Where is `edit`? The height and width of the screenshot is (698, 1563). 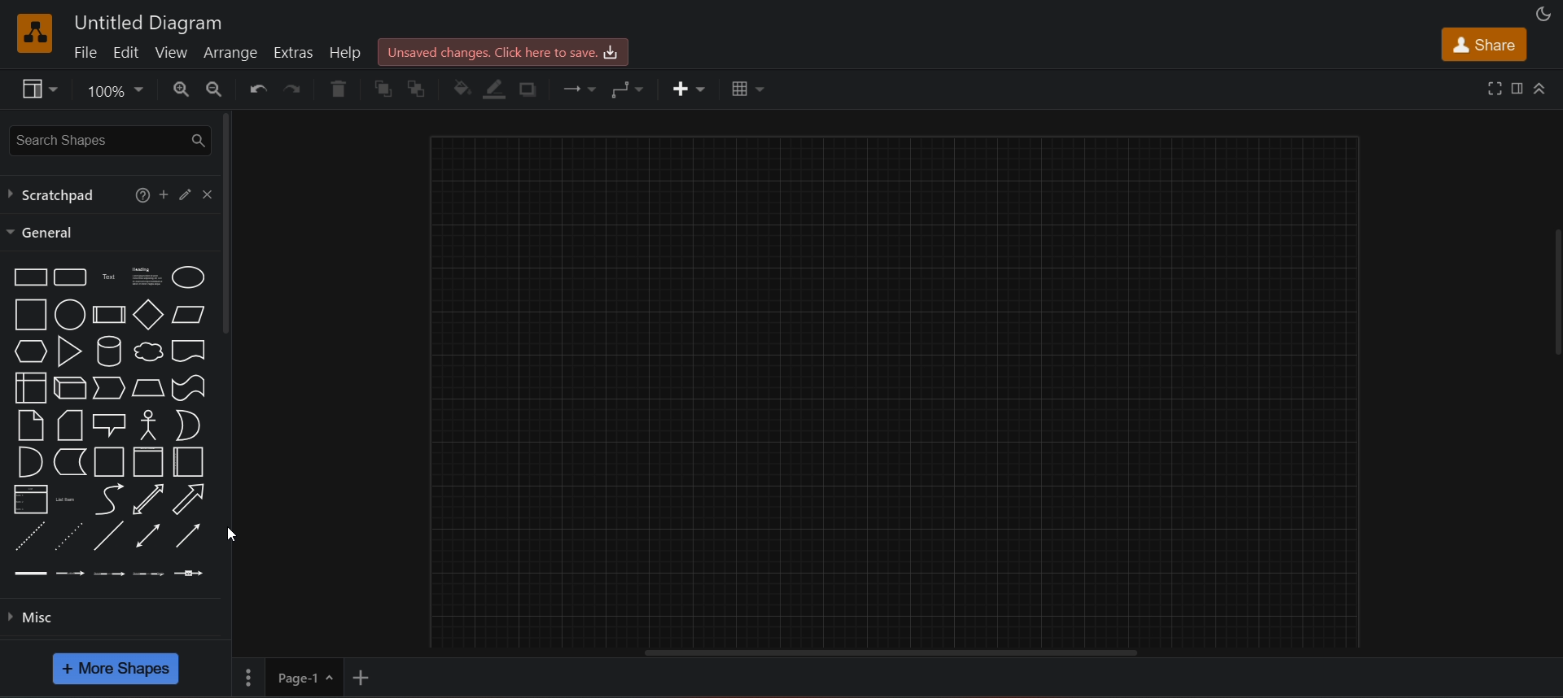 edit is located at coordinates (187, 193).